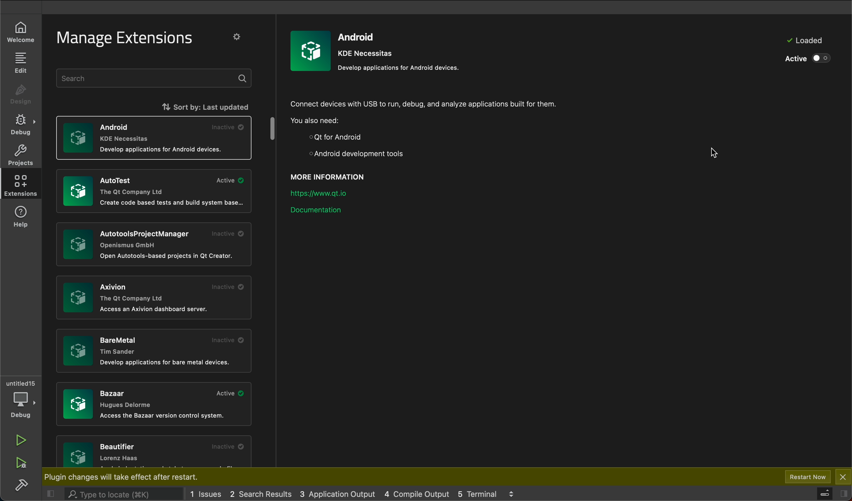 This screenshot has height=501, width=852. What do you see at coordinates (153, 192) in the screenshot?
I see `extensions list` at bounding box center [153, 192].